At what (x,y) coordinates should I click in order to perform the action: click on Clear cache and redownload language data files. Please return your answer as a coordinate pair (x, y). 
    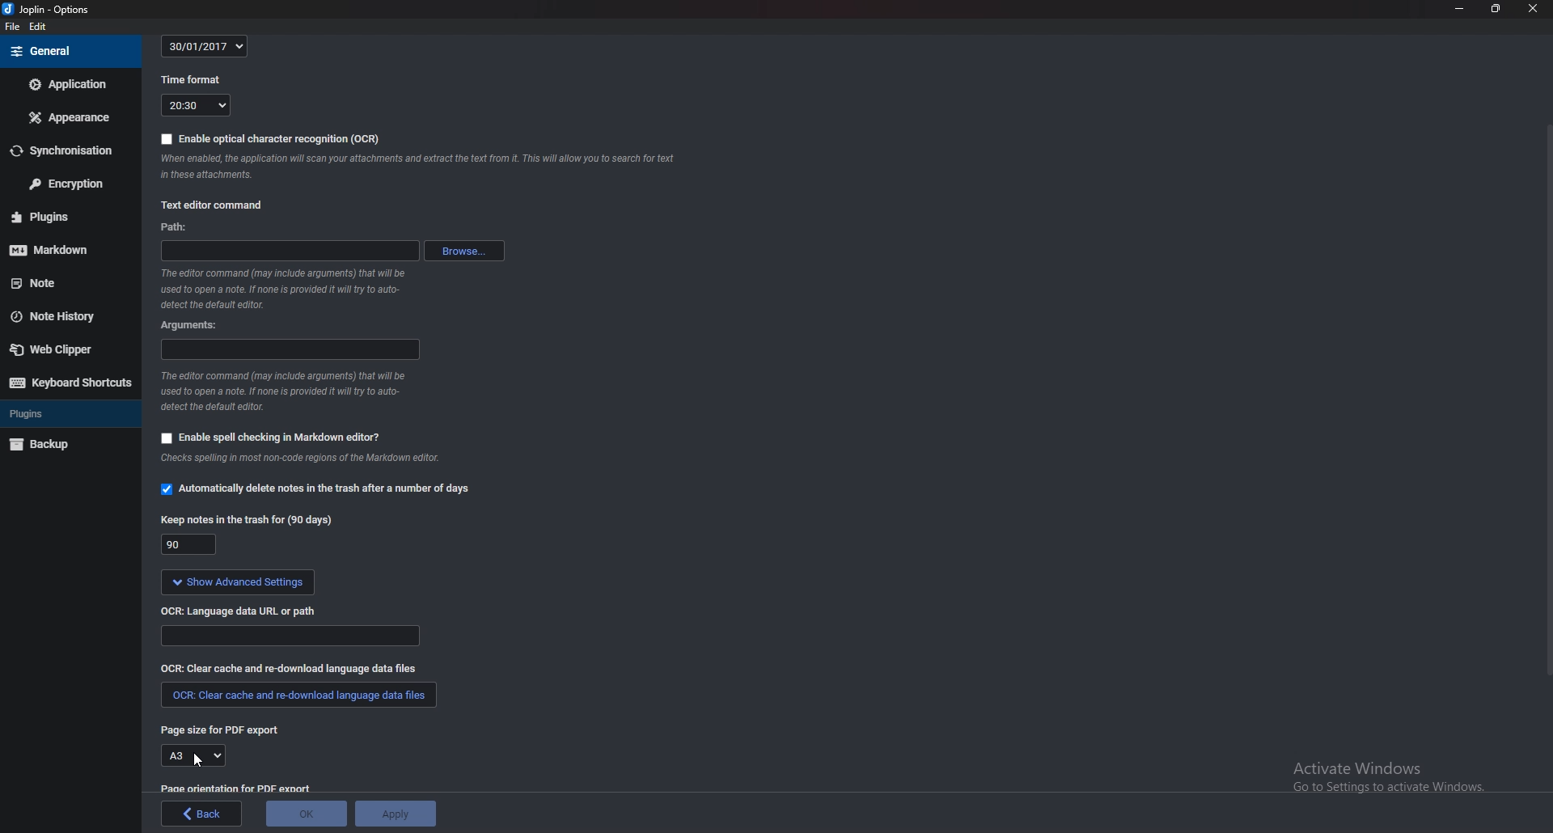
    Looking at the image, I should click on (296, 696).